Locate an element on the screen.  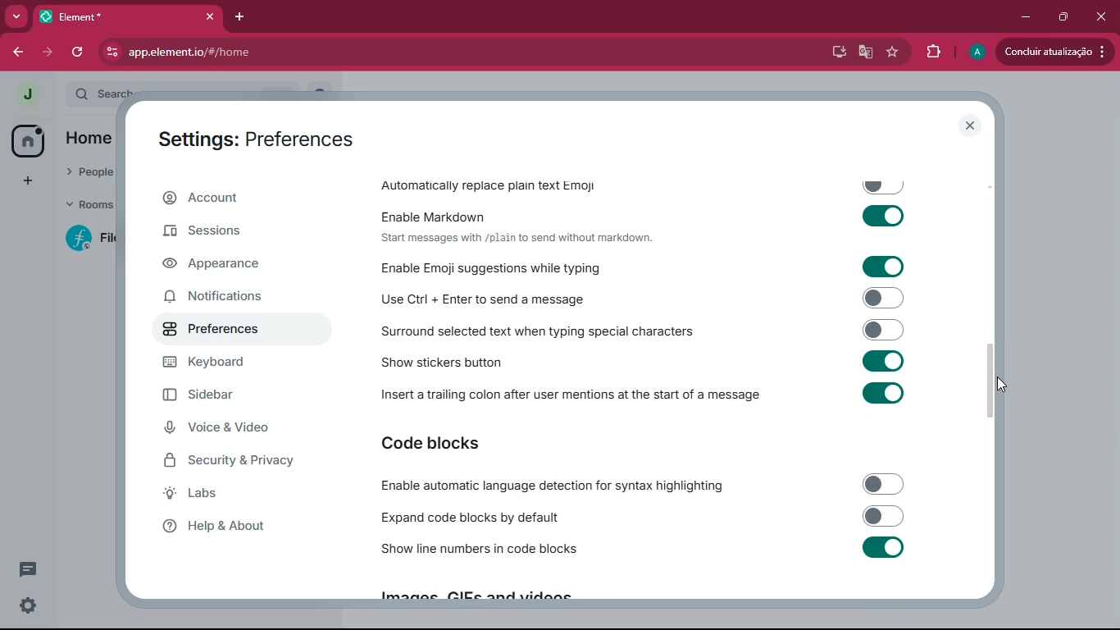
security & Privacy is located at coordinates (254, 462).